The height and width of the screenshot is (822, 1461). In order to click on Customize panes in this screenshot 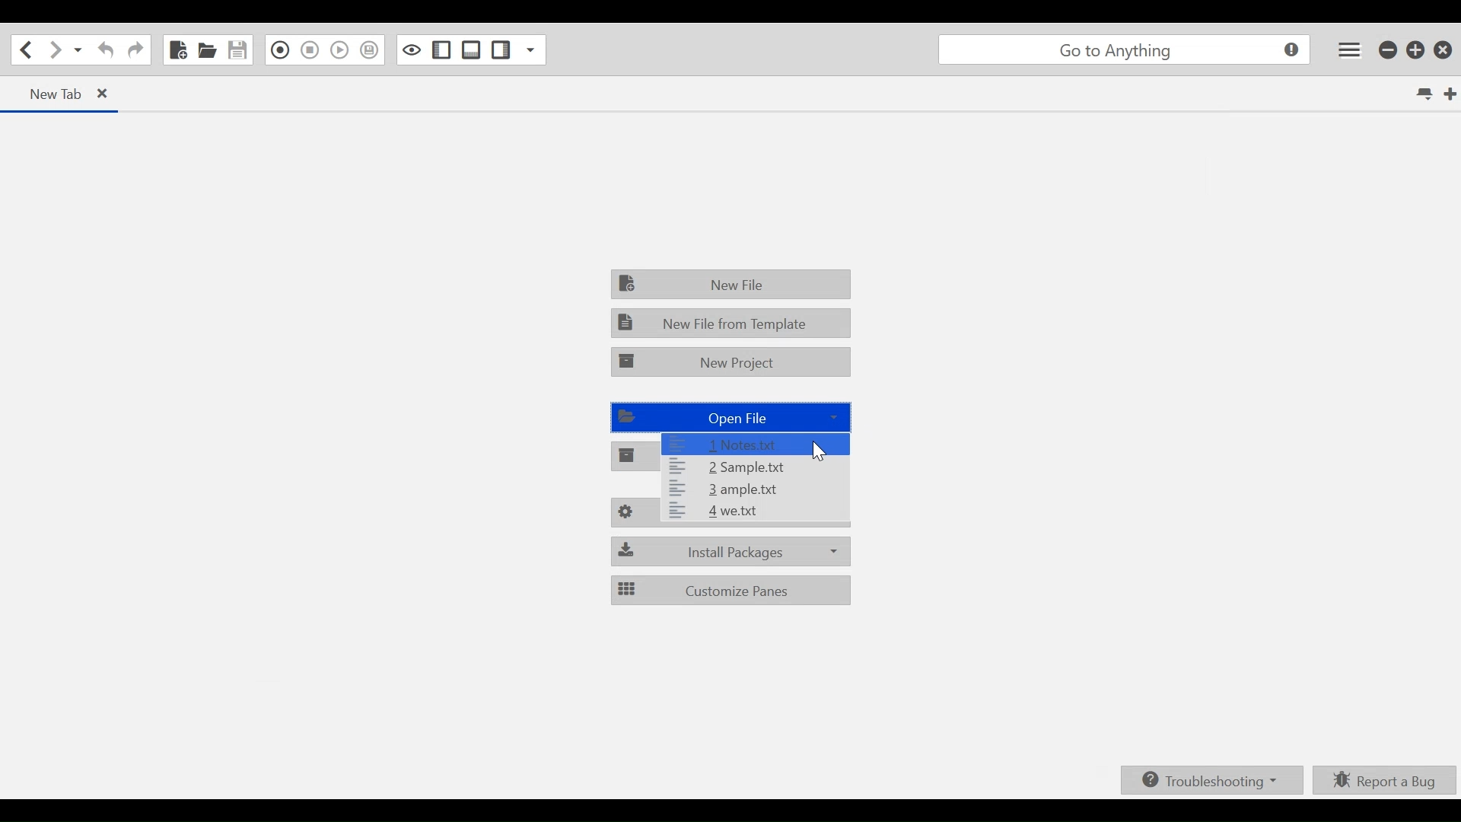, I will do `click(731, 590)`.